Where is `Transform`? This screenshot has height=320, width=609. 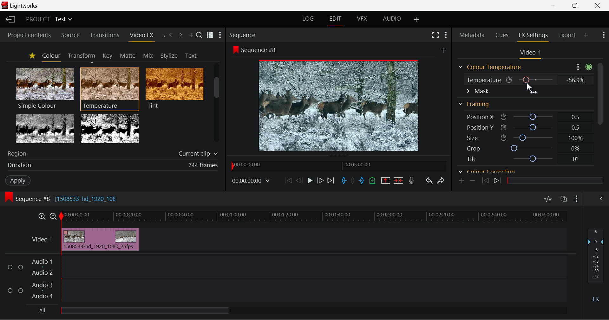
Transform is located at coordinates (80, 55).